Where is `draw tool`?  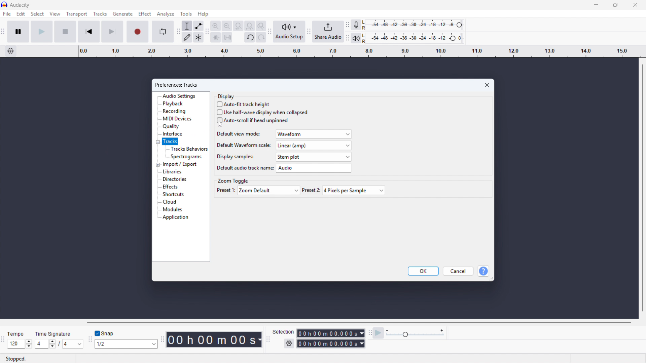
draw tool is located at coordinates (187, 37).